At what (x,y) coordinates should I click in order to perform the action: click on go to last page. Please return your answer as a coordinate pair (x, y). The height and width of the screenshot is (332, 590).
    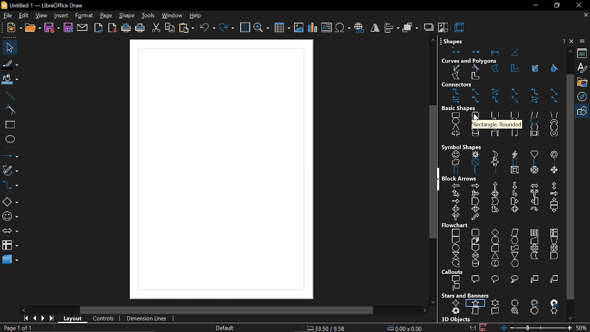
    Looking at the image, I should click on (53, 319).